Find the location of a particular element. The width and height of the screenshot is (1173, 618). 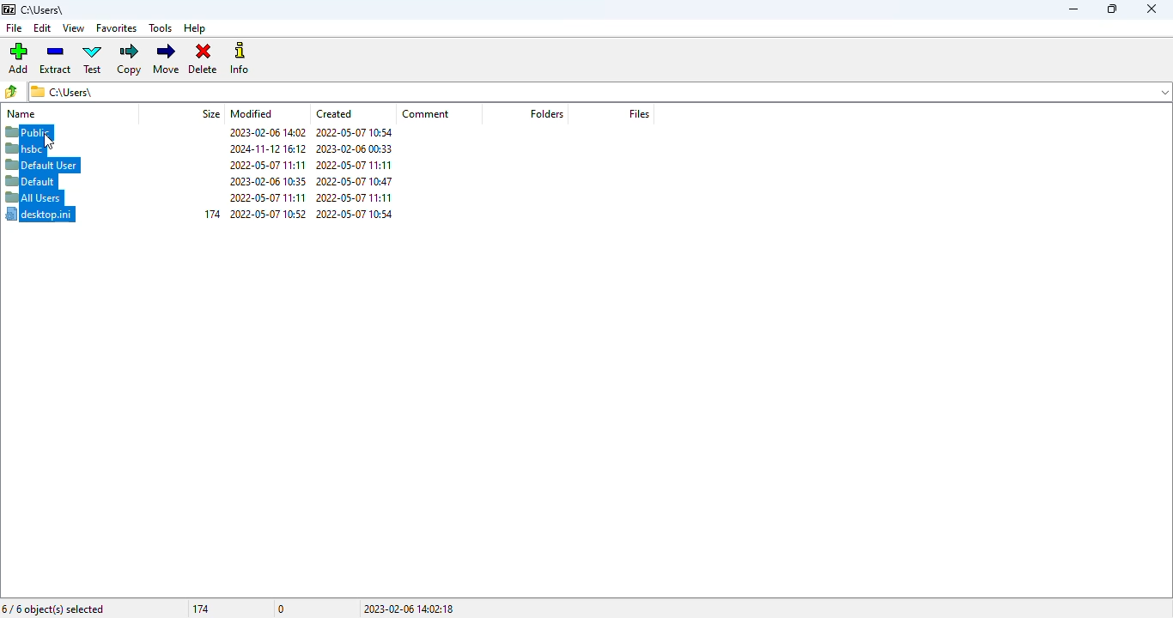

2022-05-07 11:11 is located at coordinates (262, 165).